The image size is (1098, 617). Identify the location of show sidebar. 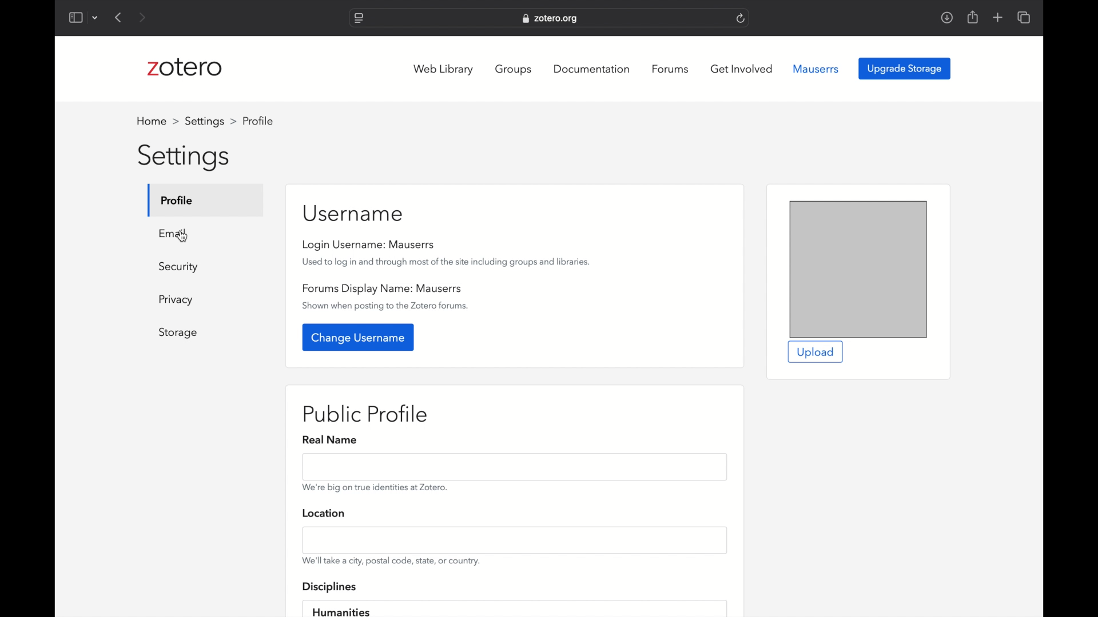
(75, 17).